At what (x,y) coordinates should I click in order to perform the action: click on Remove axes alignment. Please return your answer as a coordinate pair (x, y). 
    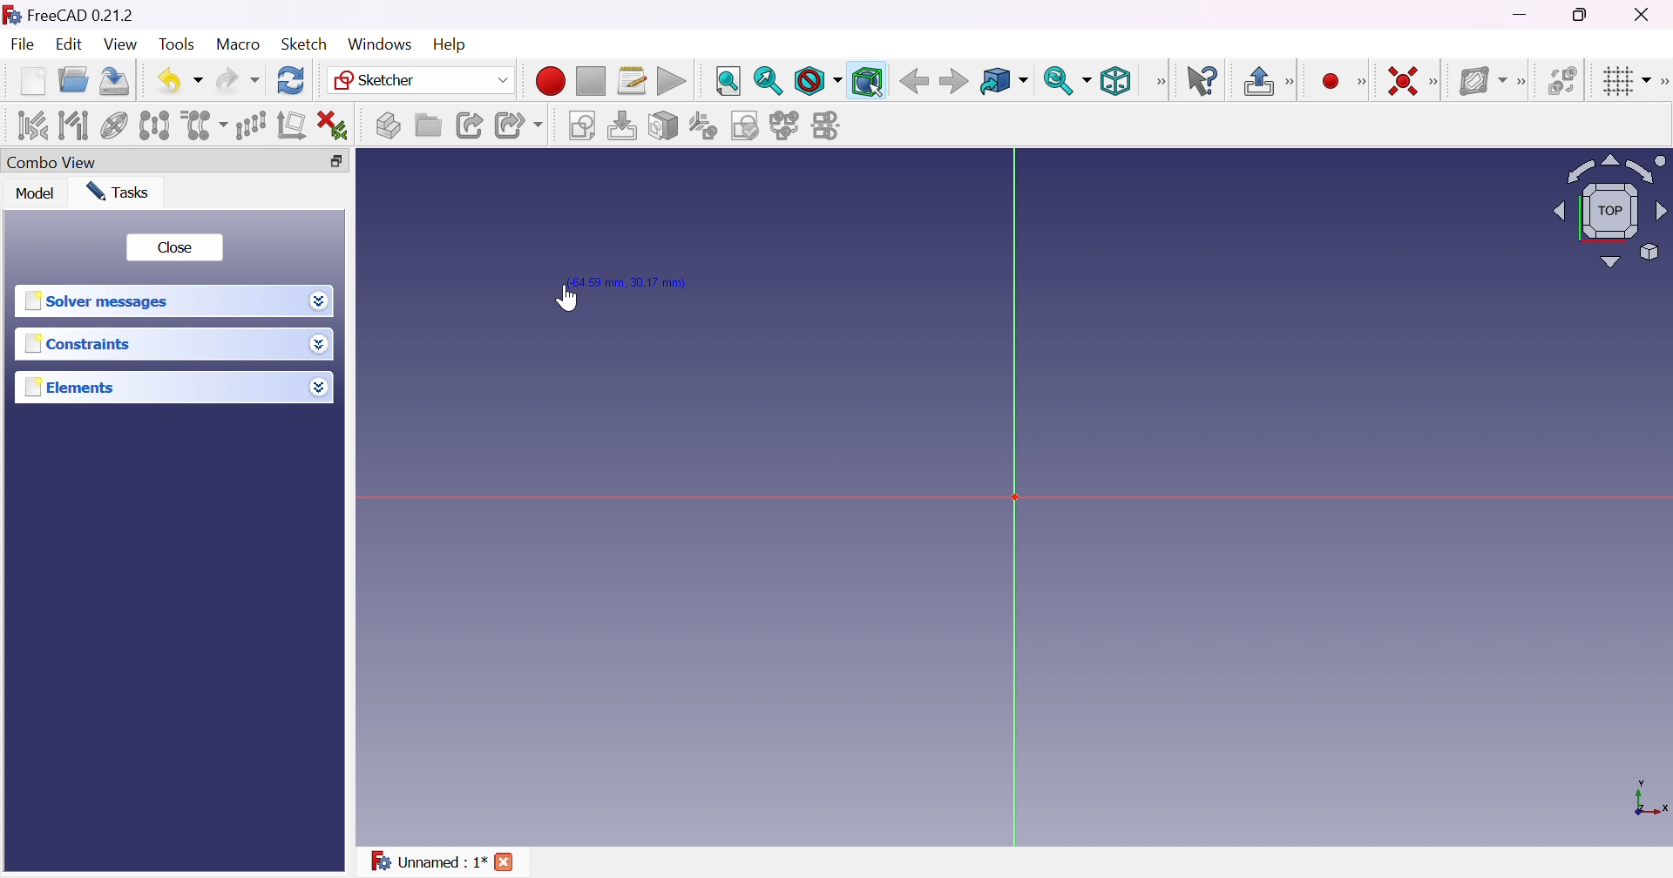
    Looking at the image, I should click on (290, 126).